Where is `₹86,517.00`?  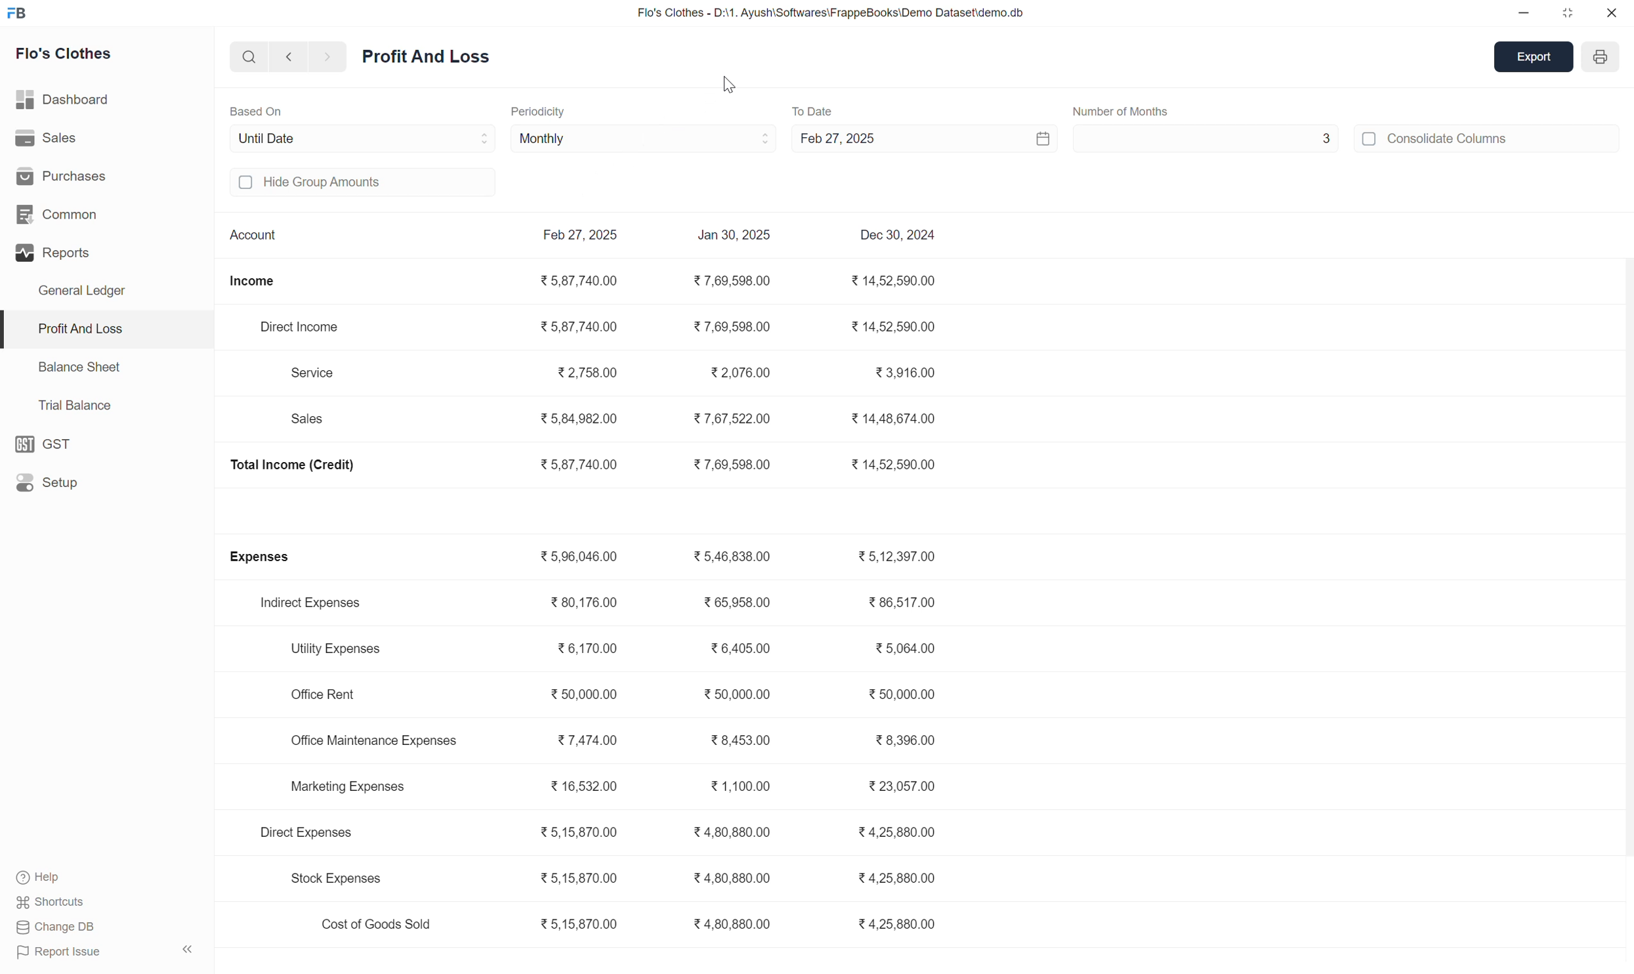 ₹86,517.00 is located at coordinates (904, 603).